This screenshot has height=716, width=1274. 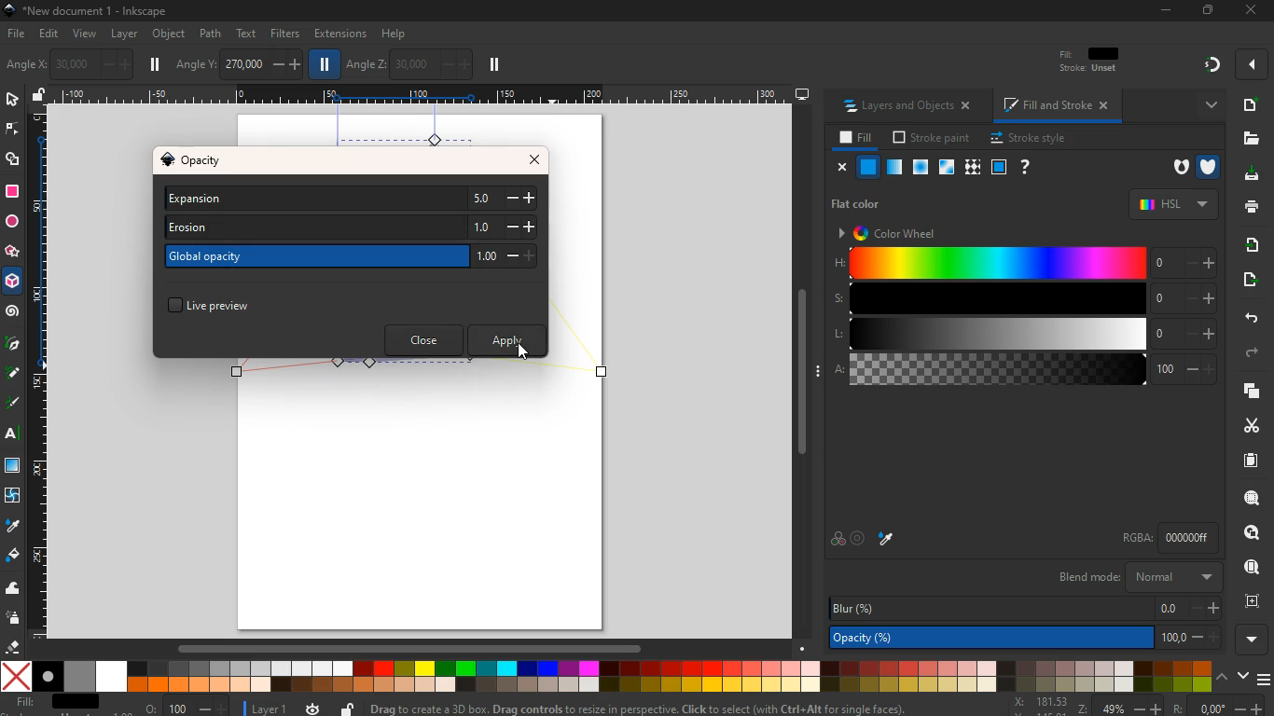 I want to click on circle, so click(x=11, y=221).